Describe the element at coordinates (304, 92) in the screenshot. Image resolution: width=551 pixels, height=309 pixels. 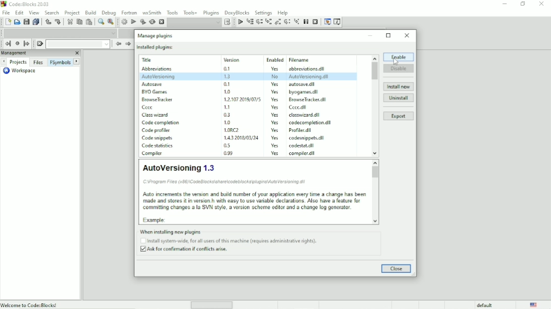
I see `file` at that location.